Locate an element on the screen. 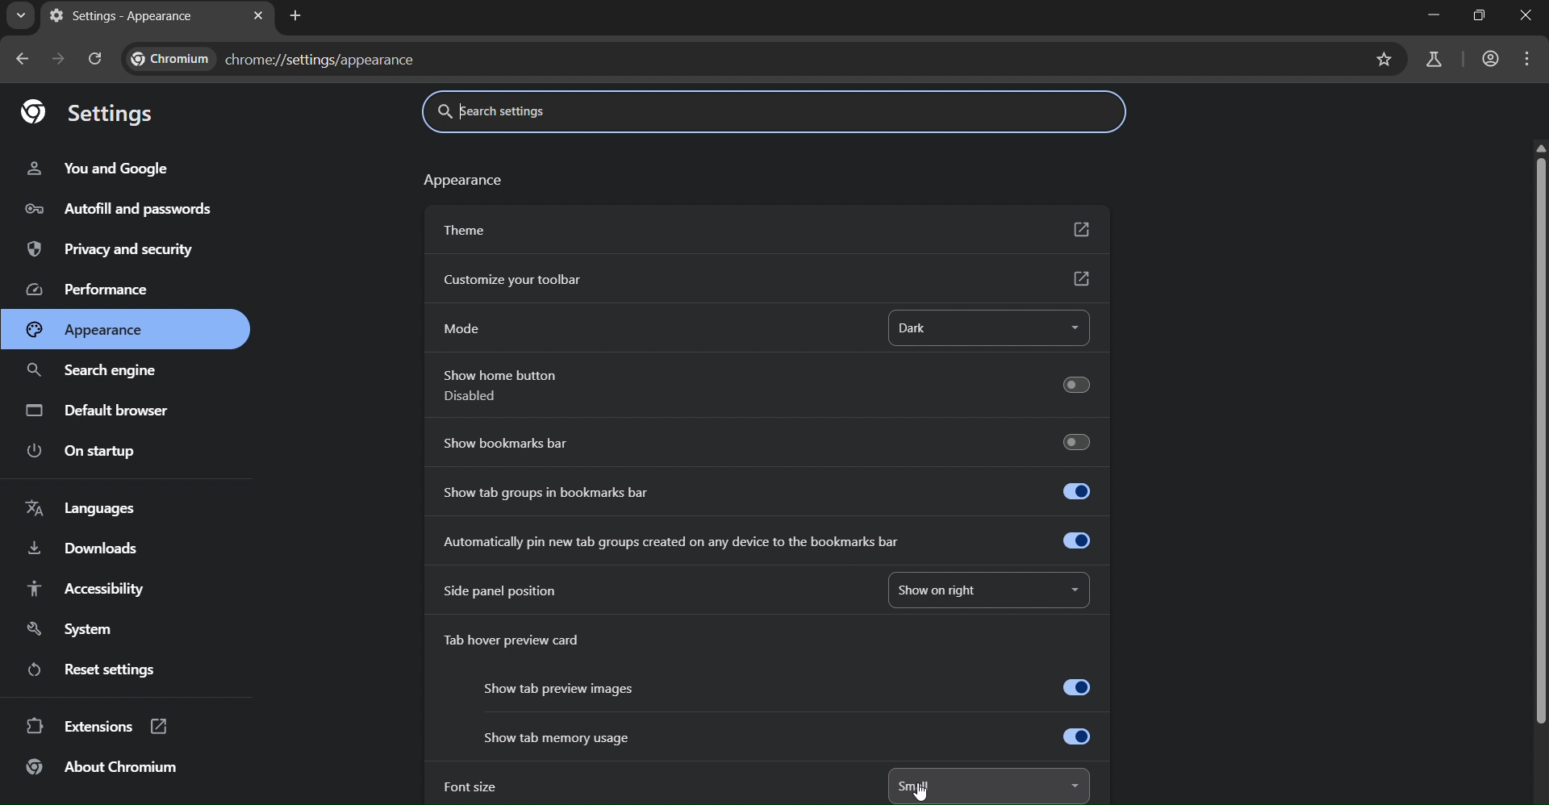  text is located at coordinates (275, 57).